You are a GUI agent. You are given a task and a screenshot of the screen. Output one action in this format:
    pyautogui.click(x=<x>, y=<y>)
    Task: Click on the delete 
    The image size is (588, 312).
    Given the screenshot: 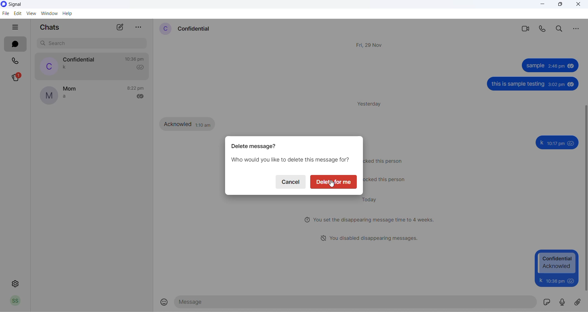 What is the action you would take?
    pyautogui.click(x=335, y=182)
    